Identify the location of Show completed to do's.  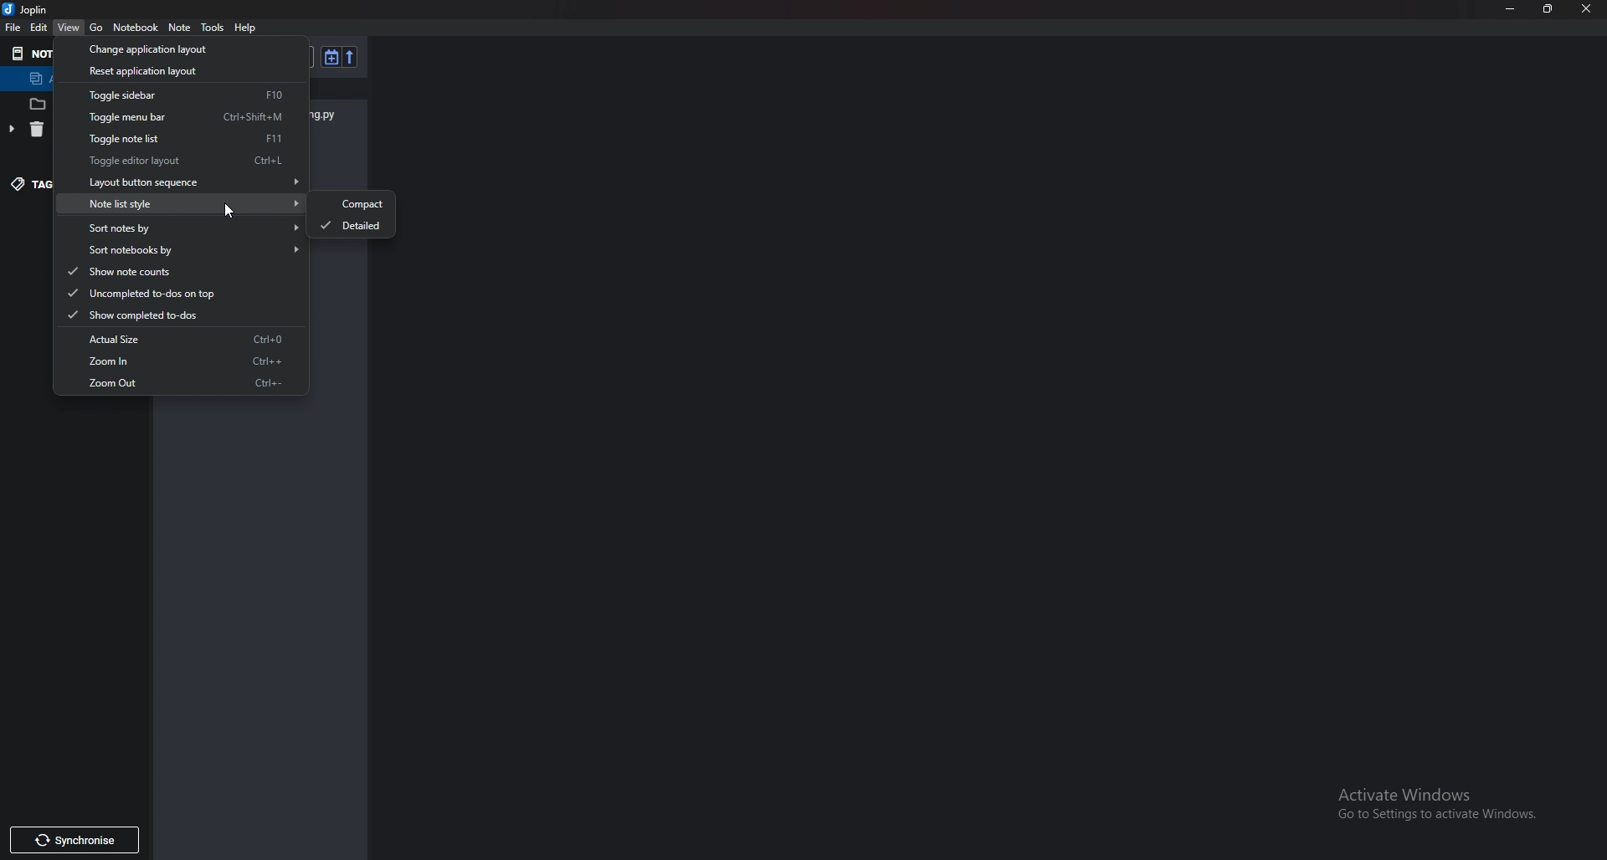
(178, 315).